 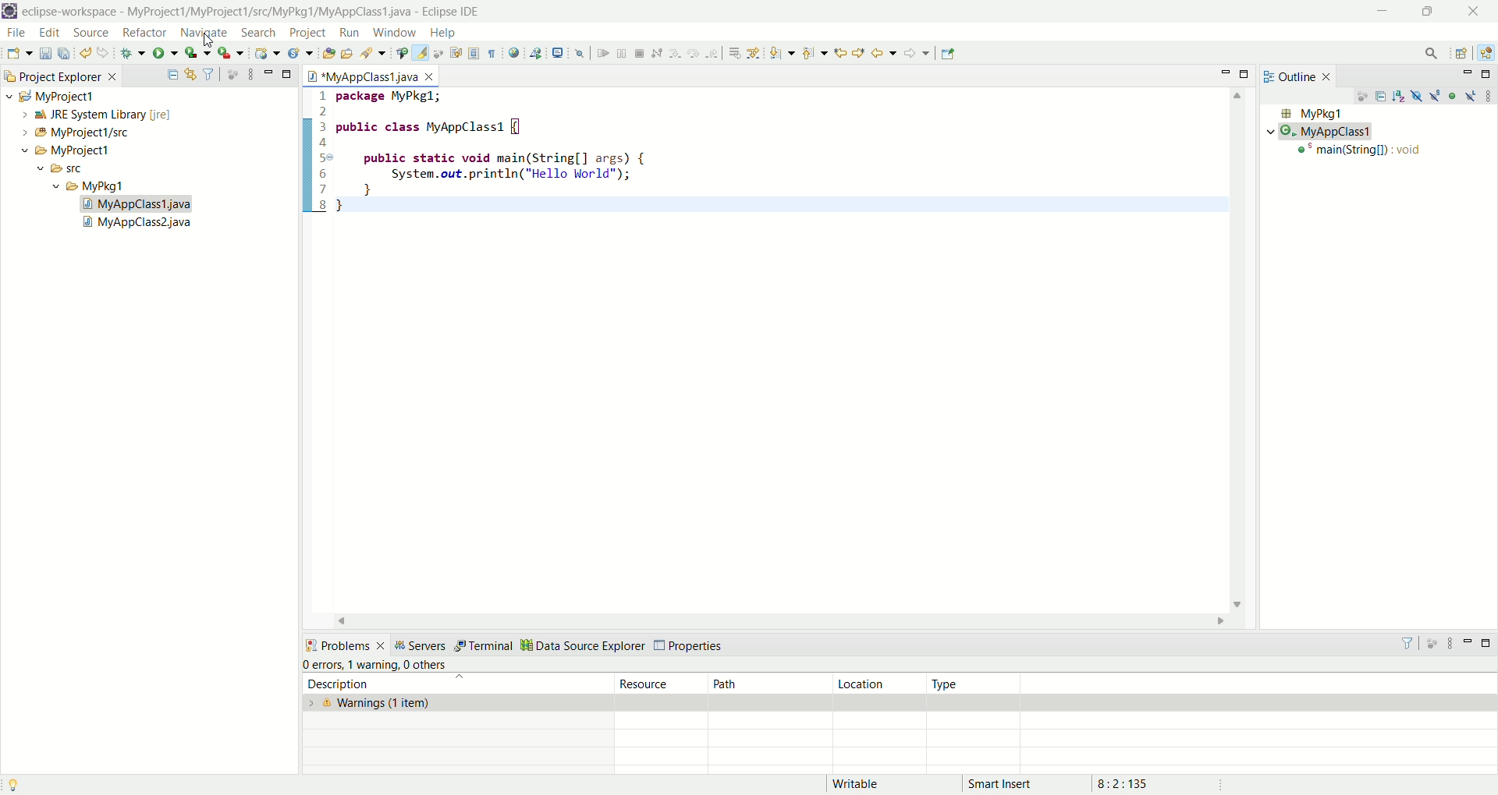 I want to click on open task, so click(x=346, y=54).